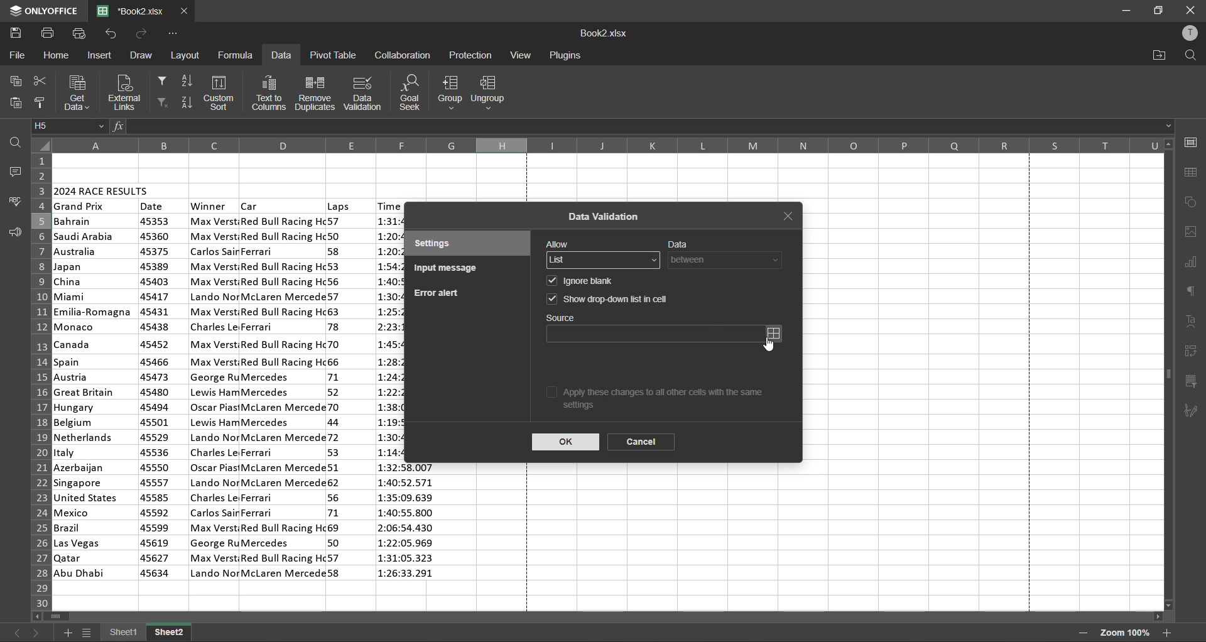 The image size is (1206, 642). I want to click on input message, so click(449, 269).